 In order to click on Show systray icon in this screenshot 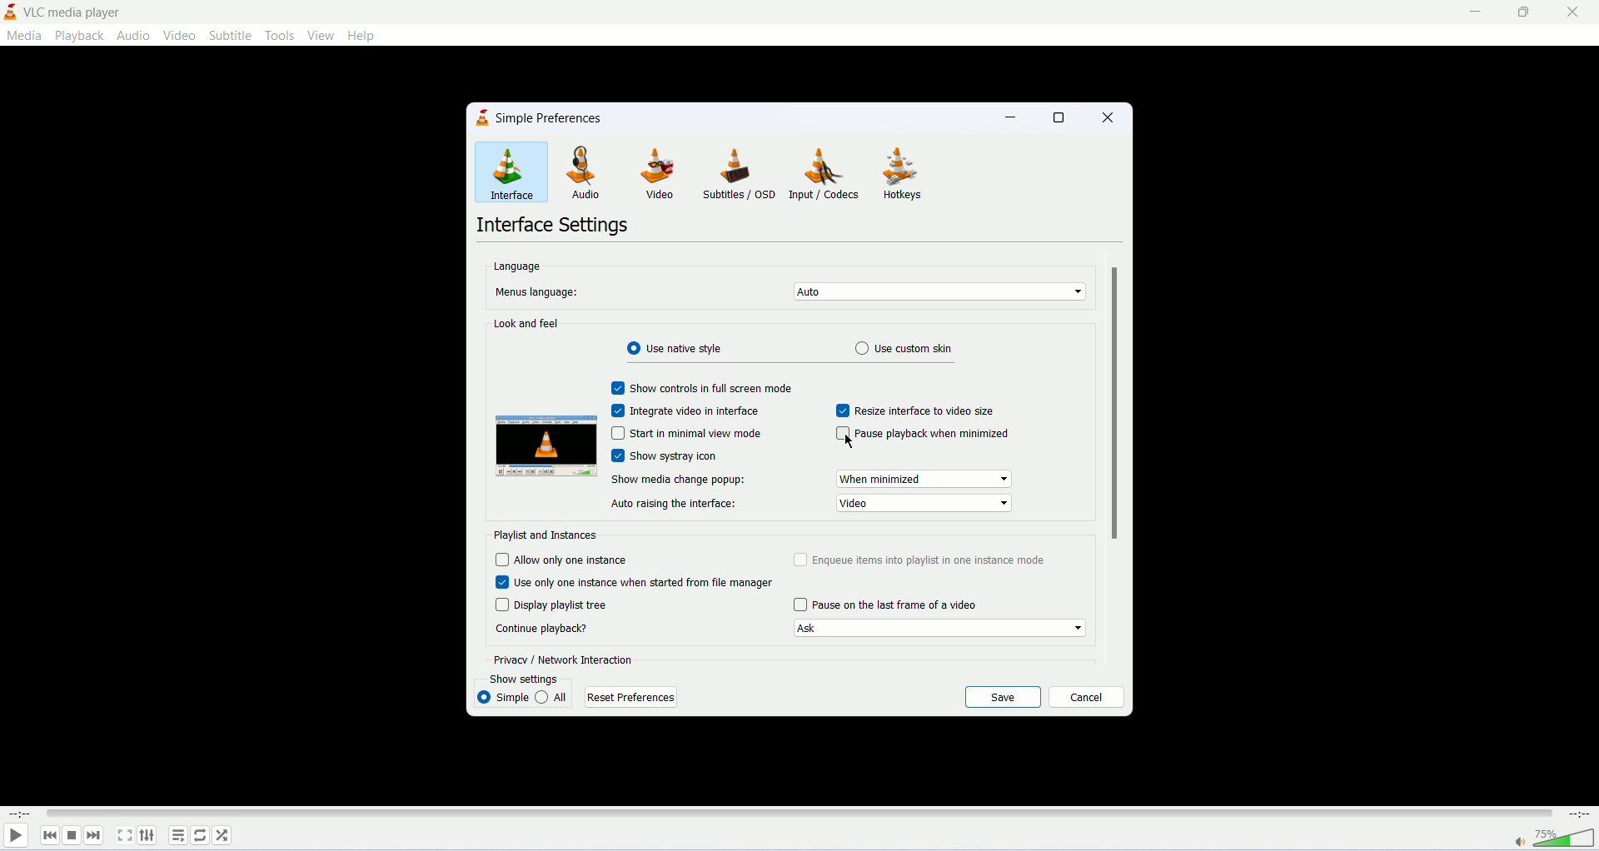, I will do `click(678, 454)`.